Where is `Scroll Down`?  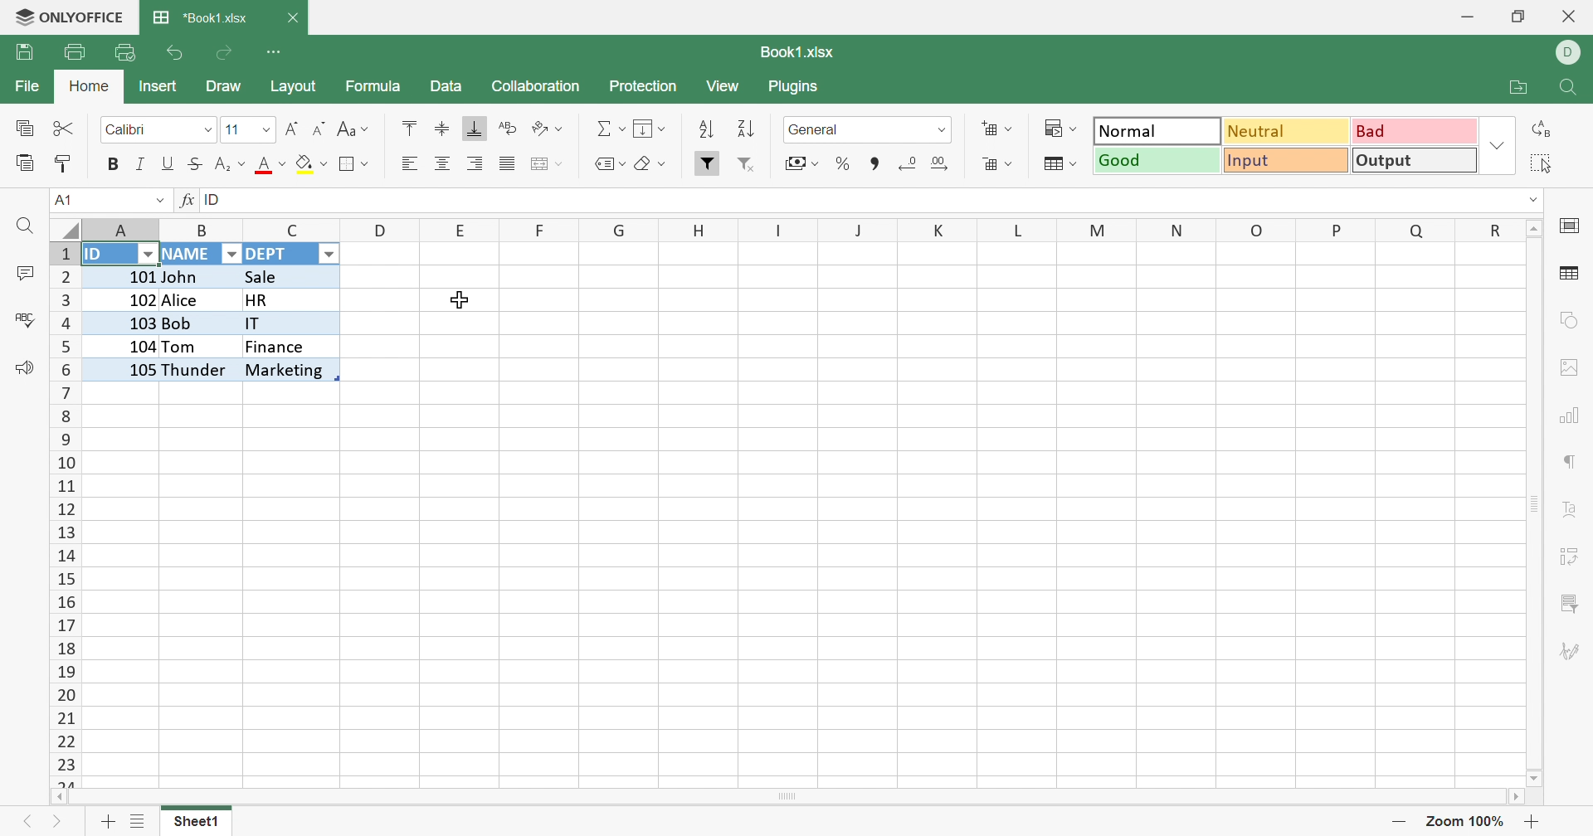 Scroll Down is located at coordinates (1535, 775).